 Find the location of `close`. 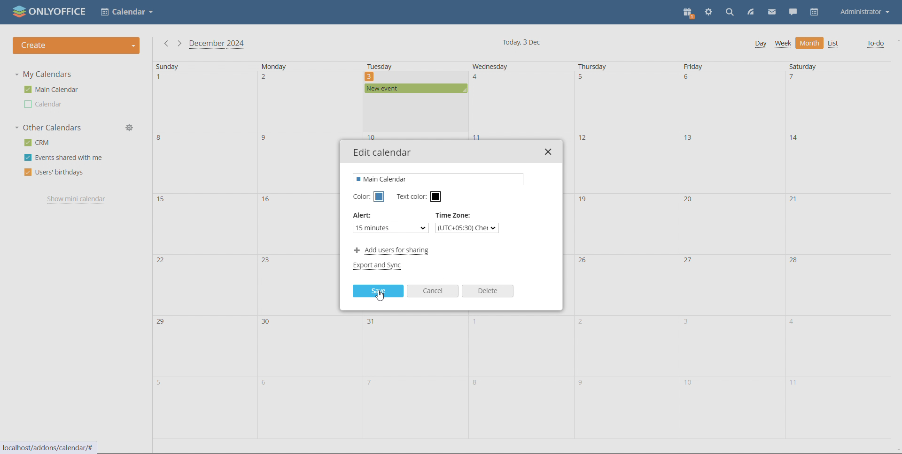

close is located at coordinates (548, 152).